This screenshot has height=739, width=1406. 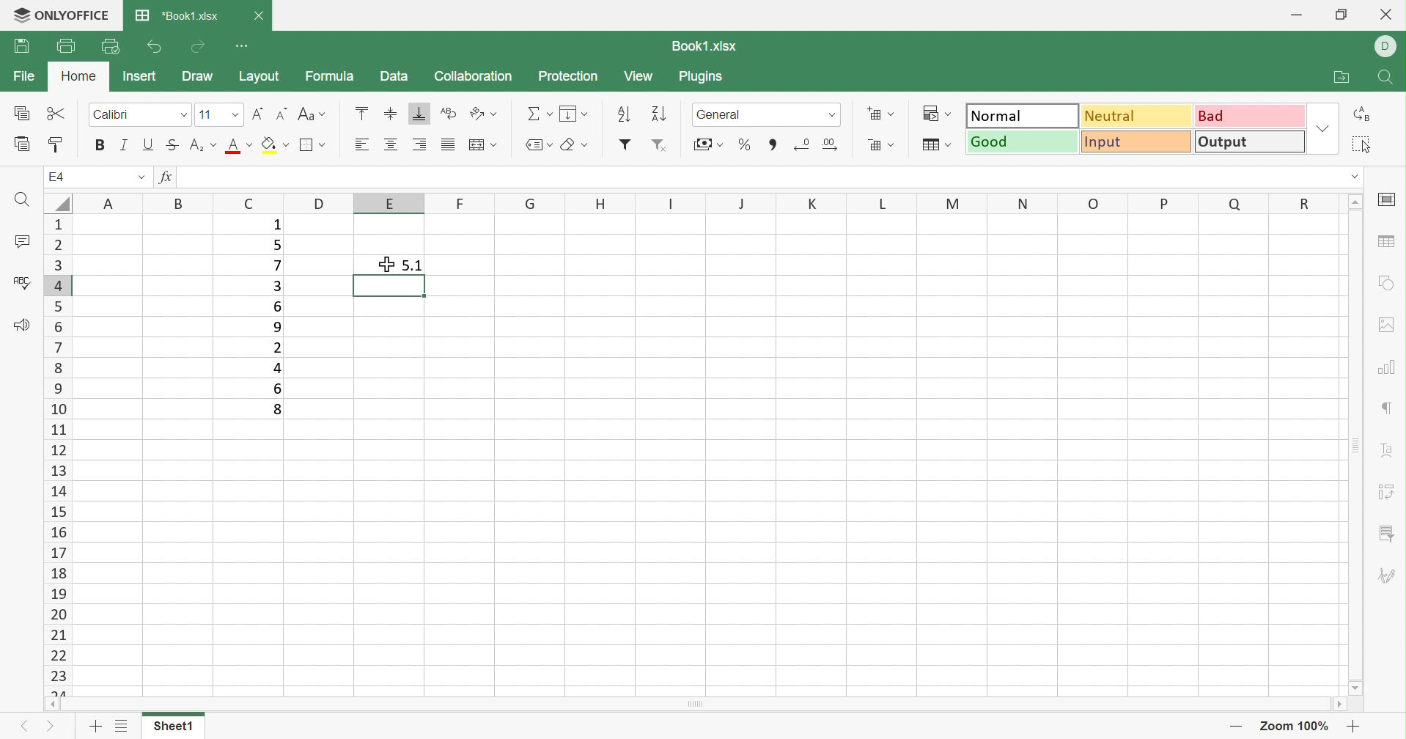 What do you see at coordinates (572, 142) in the screenshot?
I see `Clear` at bounding box center [572, 142].